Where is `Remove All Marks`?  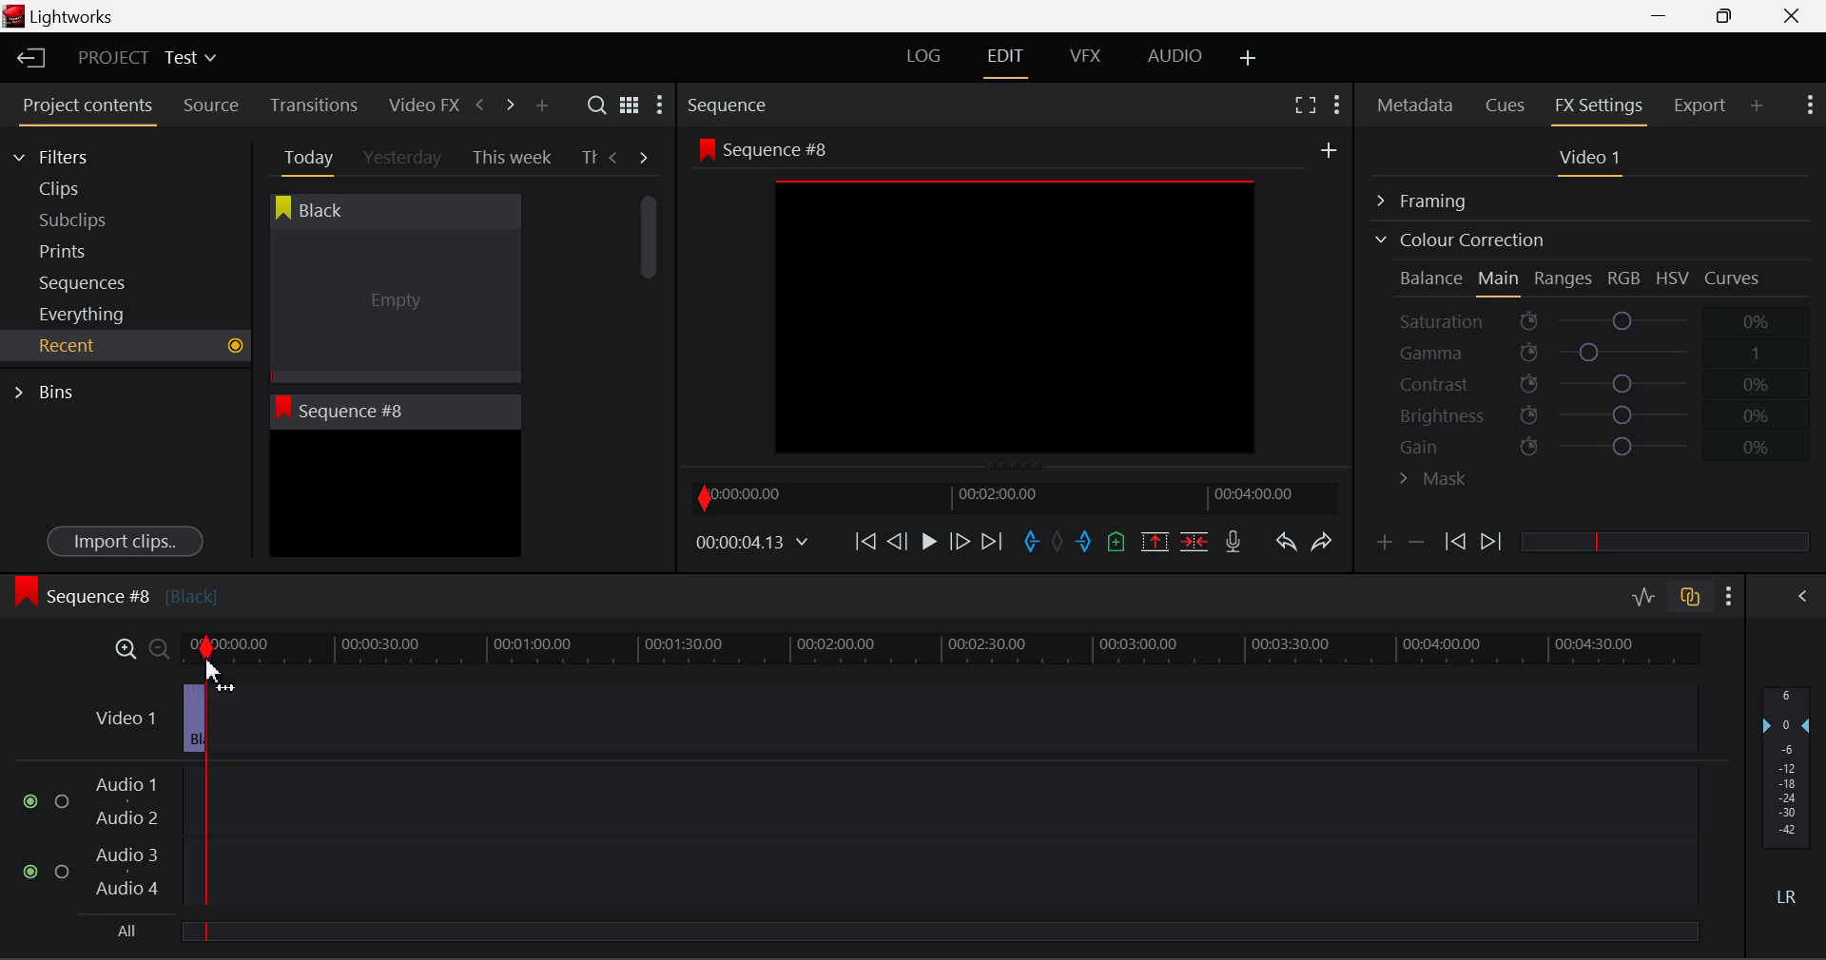
Remove All Marks is located at coordinates (1059, 544).